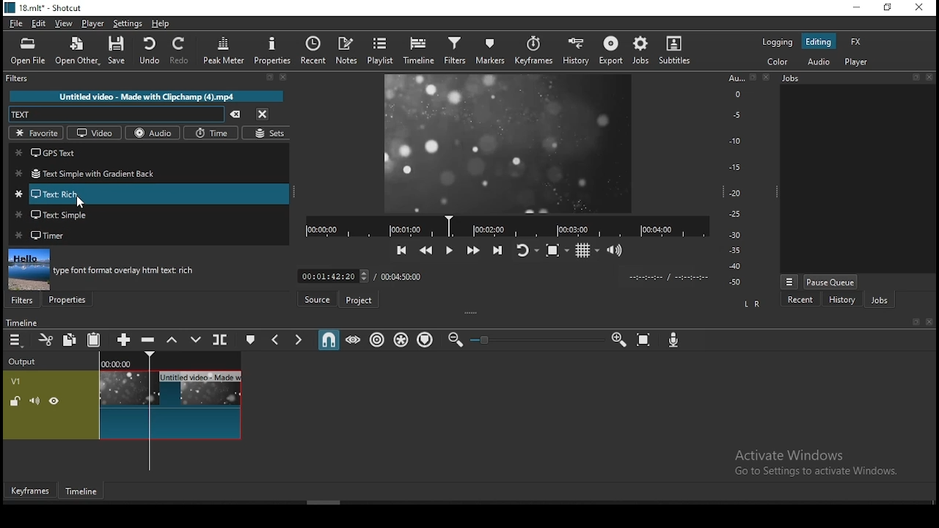  Describe the element at coordinates (674, 340) in the screenshot. I see `record audio` at that location.